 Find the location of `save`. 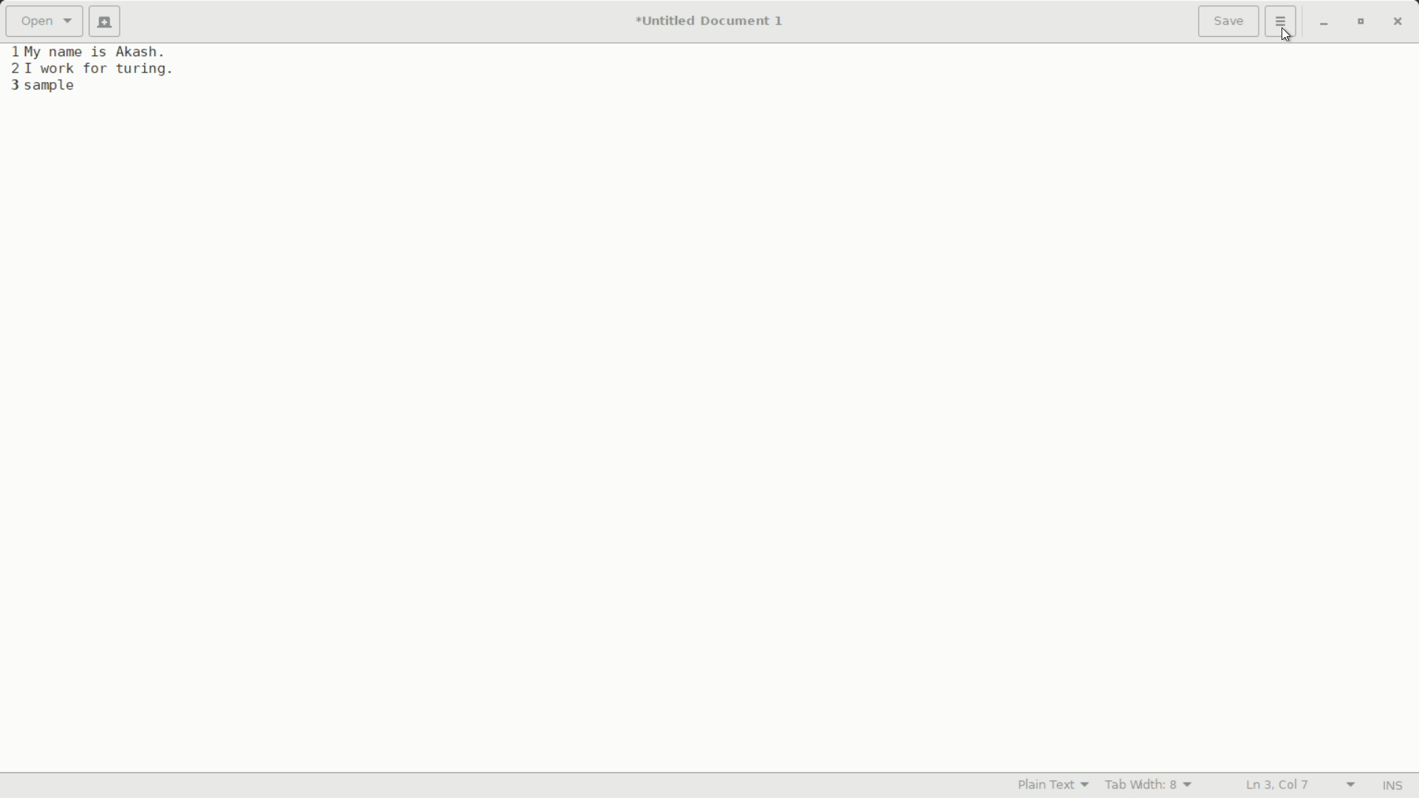

save is located at coordinates (1229, 23).